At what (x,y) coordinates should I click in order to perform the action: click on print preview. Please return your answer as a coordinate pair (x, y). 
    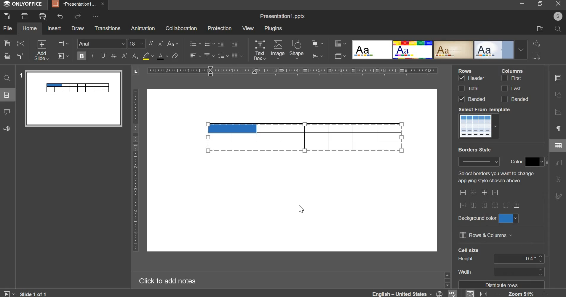
    Looking at the image, I should click on (42, 17).